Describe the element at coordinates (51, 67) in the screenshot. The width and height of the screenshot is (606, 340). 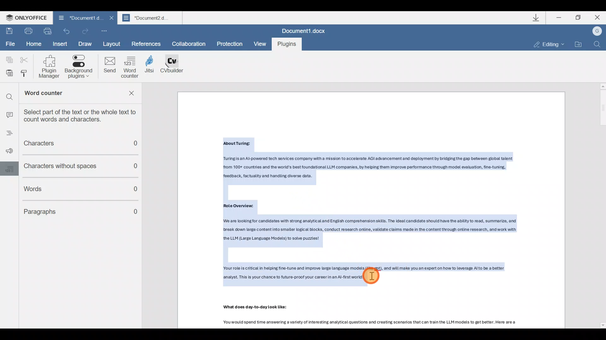
I see `Plugin manager` at that location.